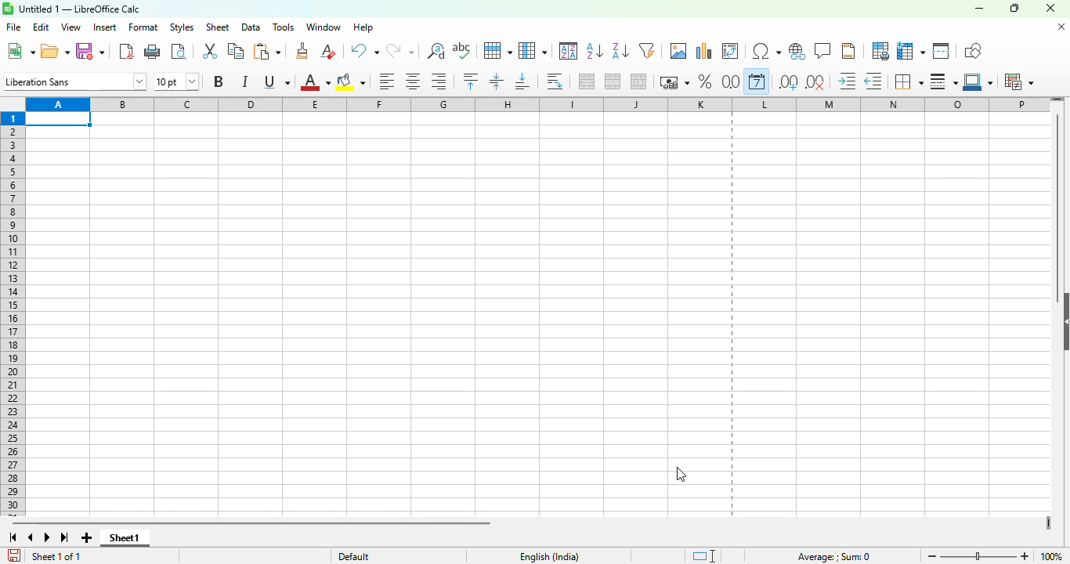 The height and width of the screenshot is (564, 1070). What do you see at coordinates (595, 52) in the screenshot?
I see `sort ascending` at bounding box center [595, 52].